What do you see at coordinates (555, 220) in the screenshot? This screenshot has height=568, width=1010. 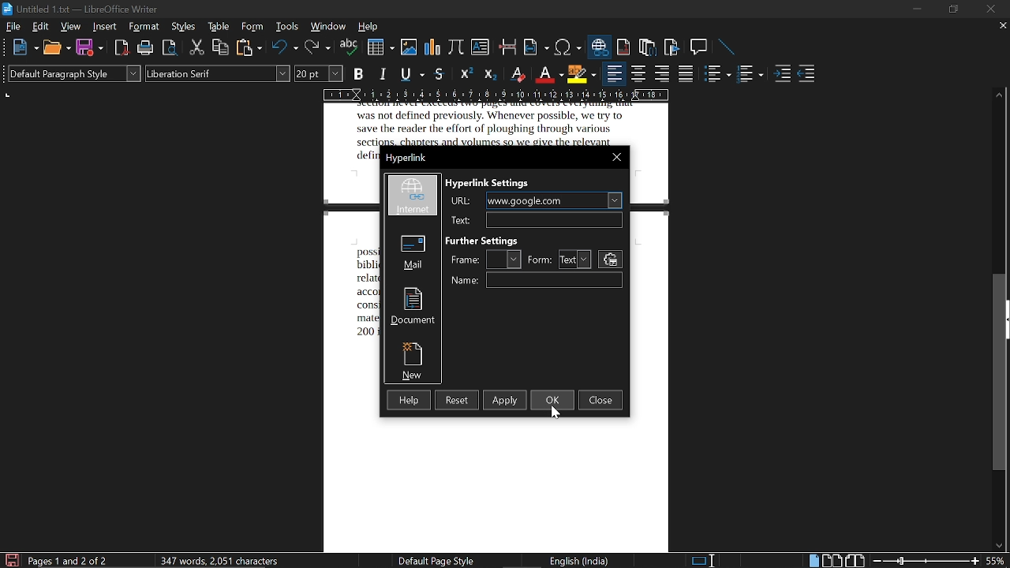 I see `text` at bounding box center [555, 220].